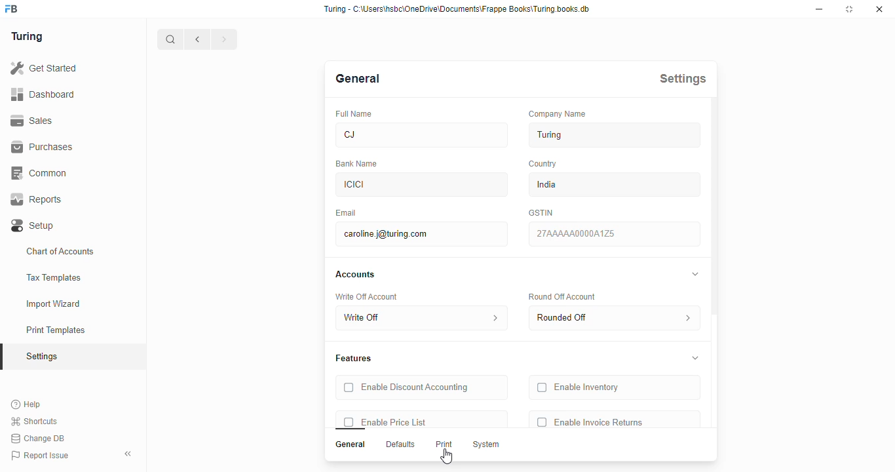  I want to click on previous, so click(198, 39).